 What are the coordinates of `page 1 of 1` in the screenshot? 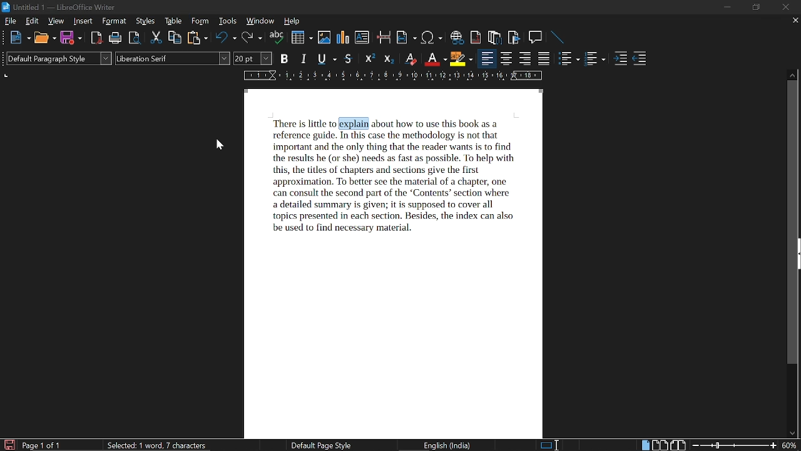 It's located at (42, 445).